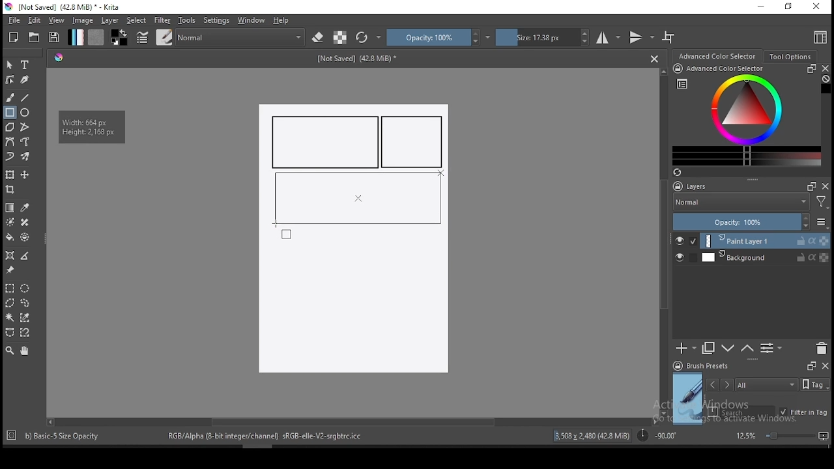  I want to click on tool options, so click(791, 57).